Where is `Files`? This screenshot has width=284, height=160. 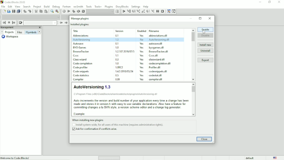 Files is located at coordinates (20, 32).